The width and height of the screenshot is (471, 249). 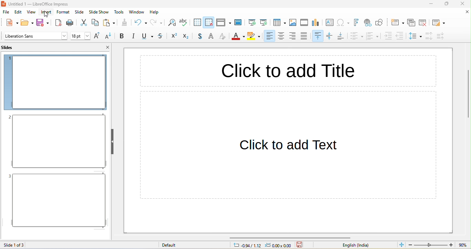 I want to click on cut, so click(x=83, y=22).